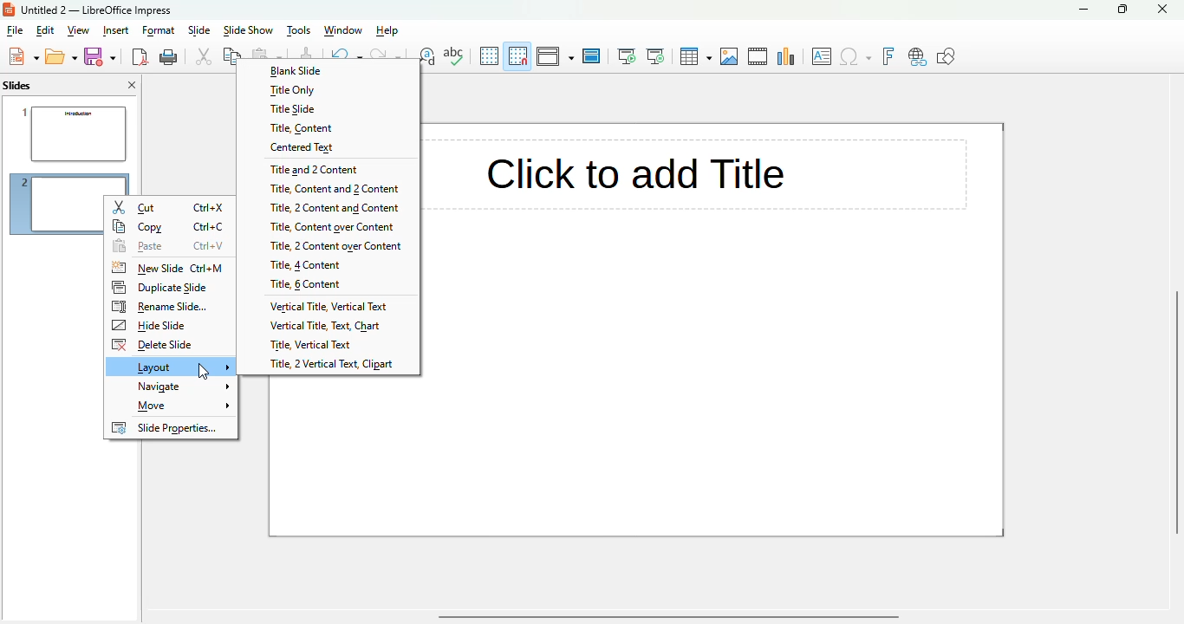 The height and width of the screenshot is (624, 1184). What do you see at coordinates (946, 55) in the screenshot?
I see `show draw functions` at bounding box center [946, 55].